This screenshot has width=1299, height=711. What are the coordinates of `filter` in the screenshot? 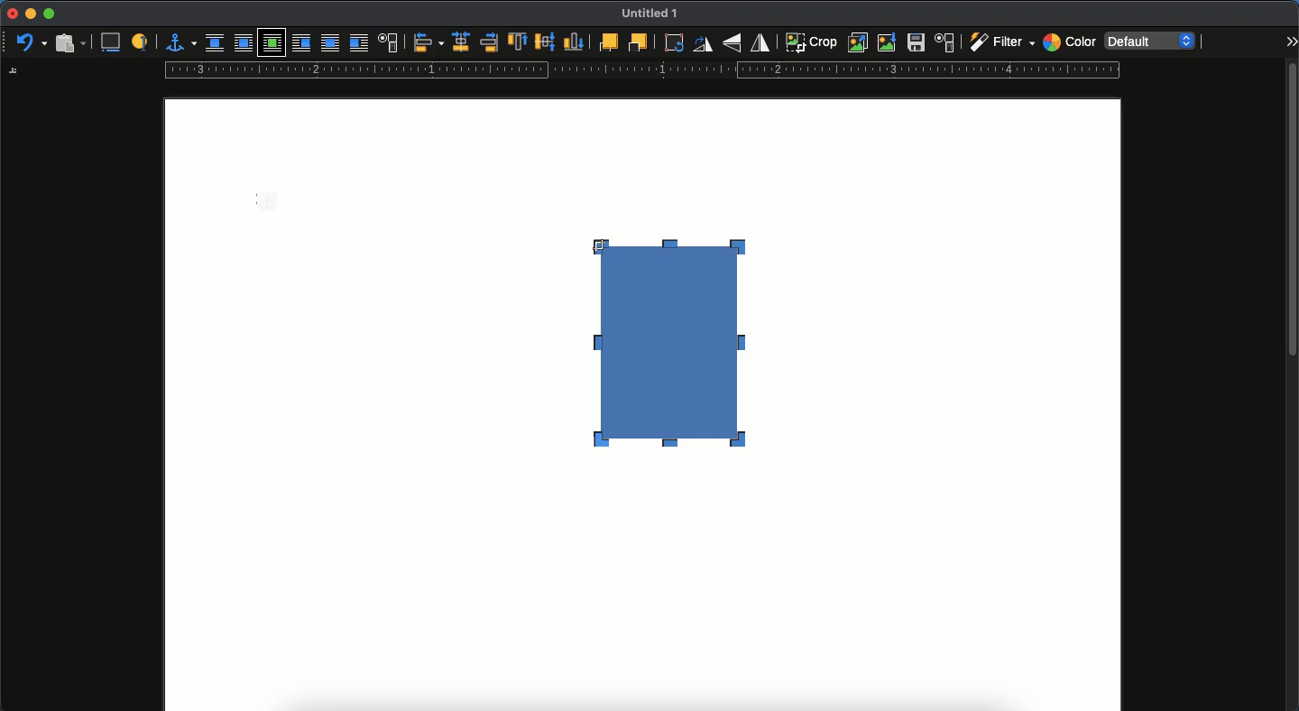 It's located at (1000, 42).